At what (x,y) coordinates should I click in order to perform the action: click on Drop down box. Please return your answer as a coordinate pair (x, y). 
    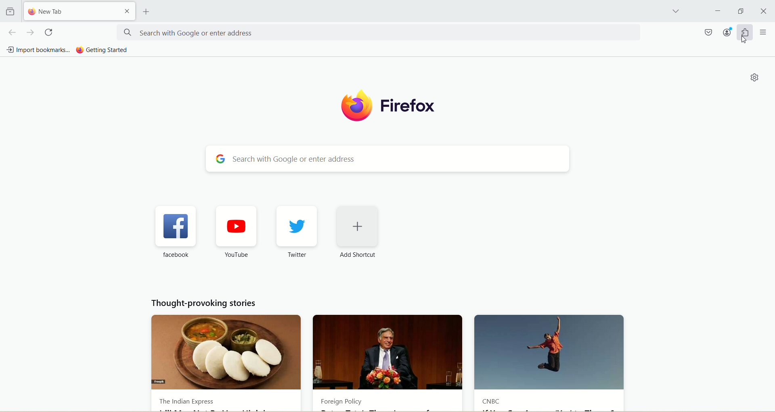
    Looking at the image, I should click on (675, 12).